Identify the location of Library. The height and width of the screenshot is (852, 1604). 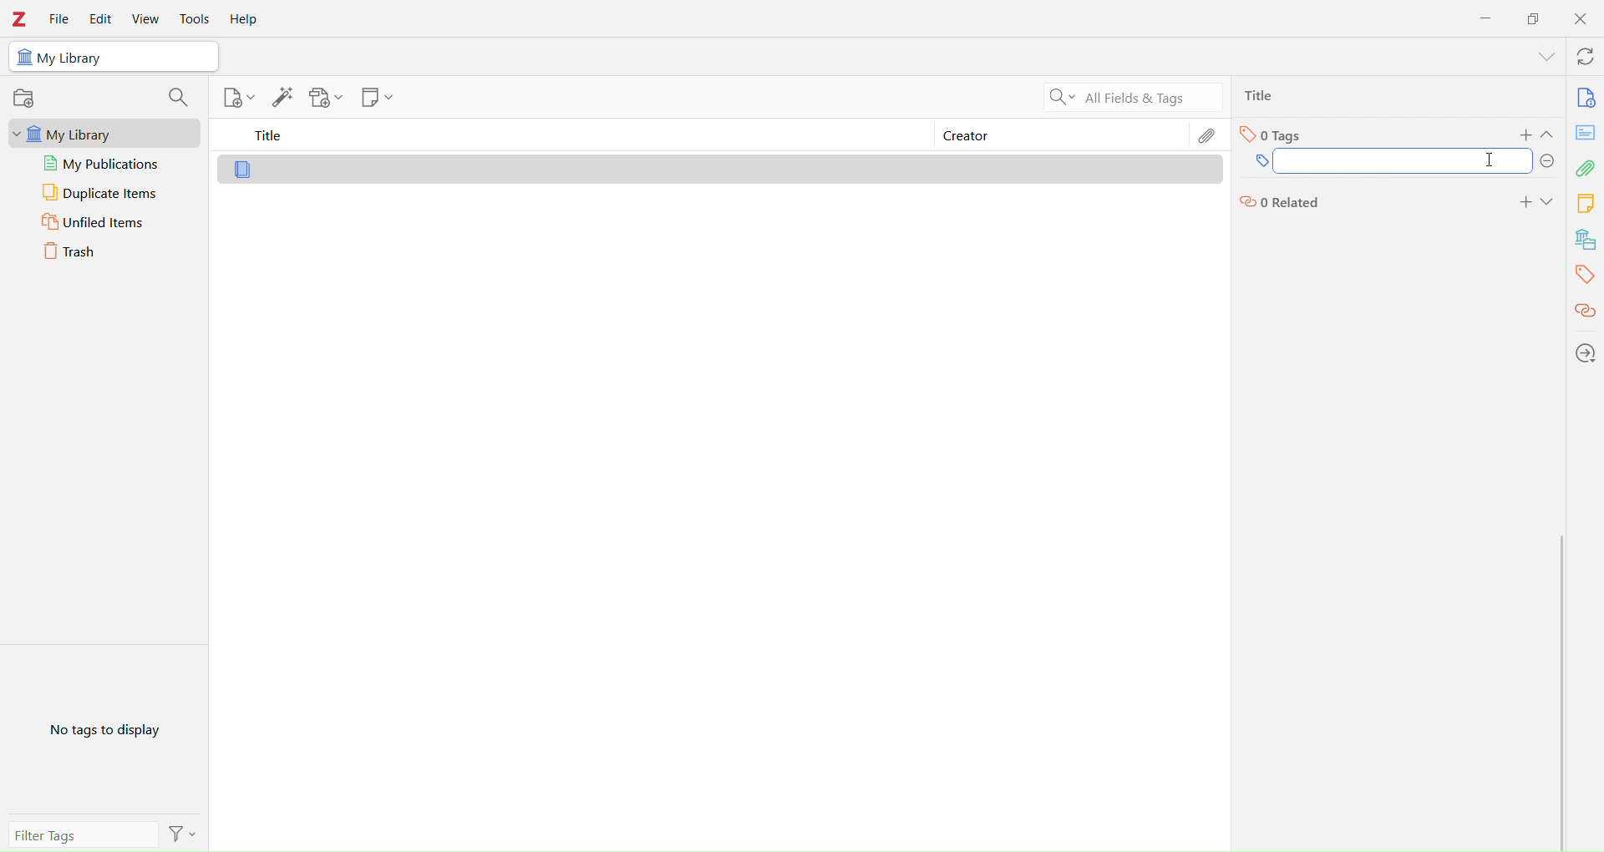
(473, 168).